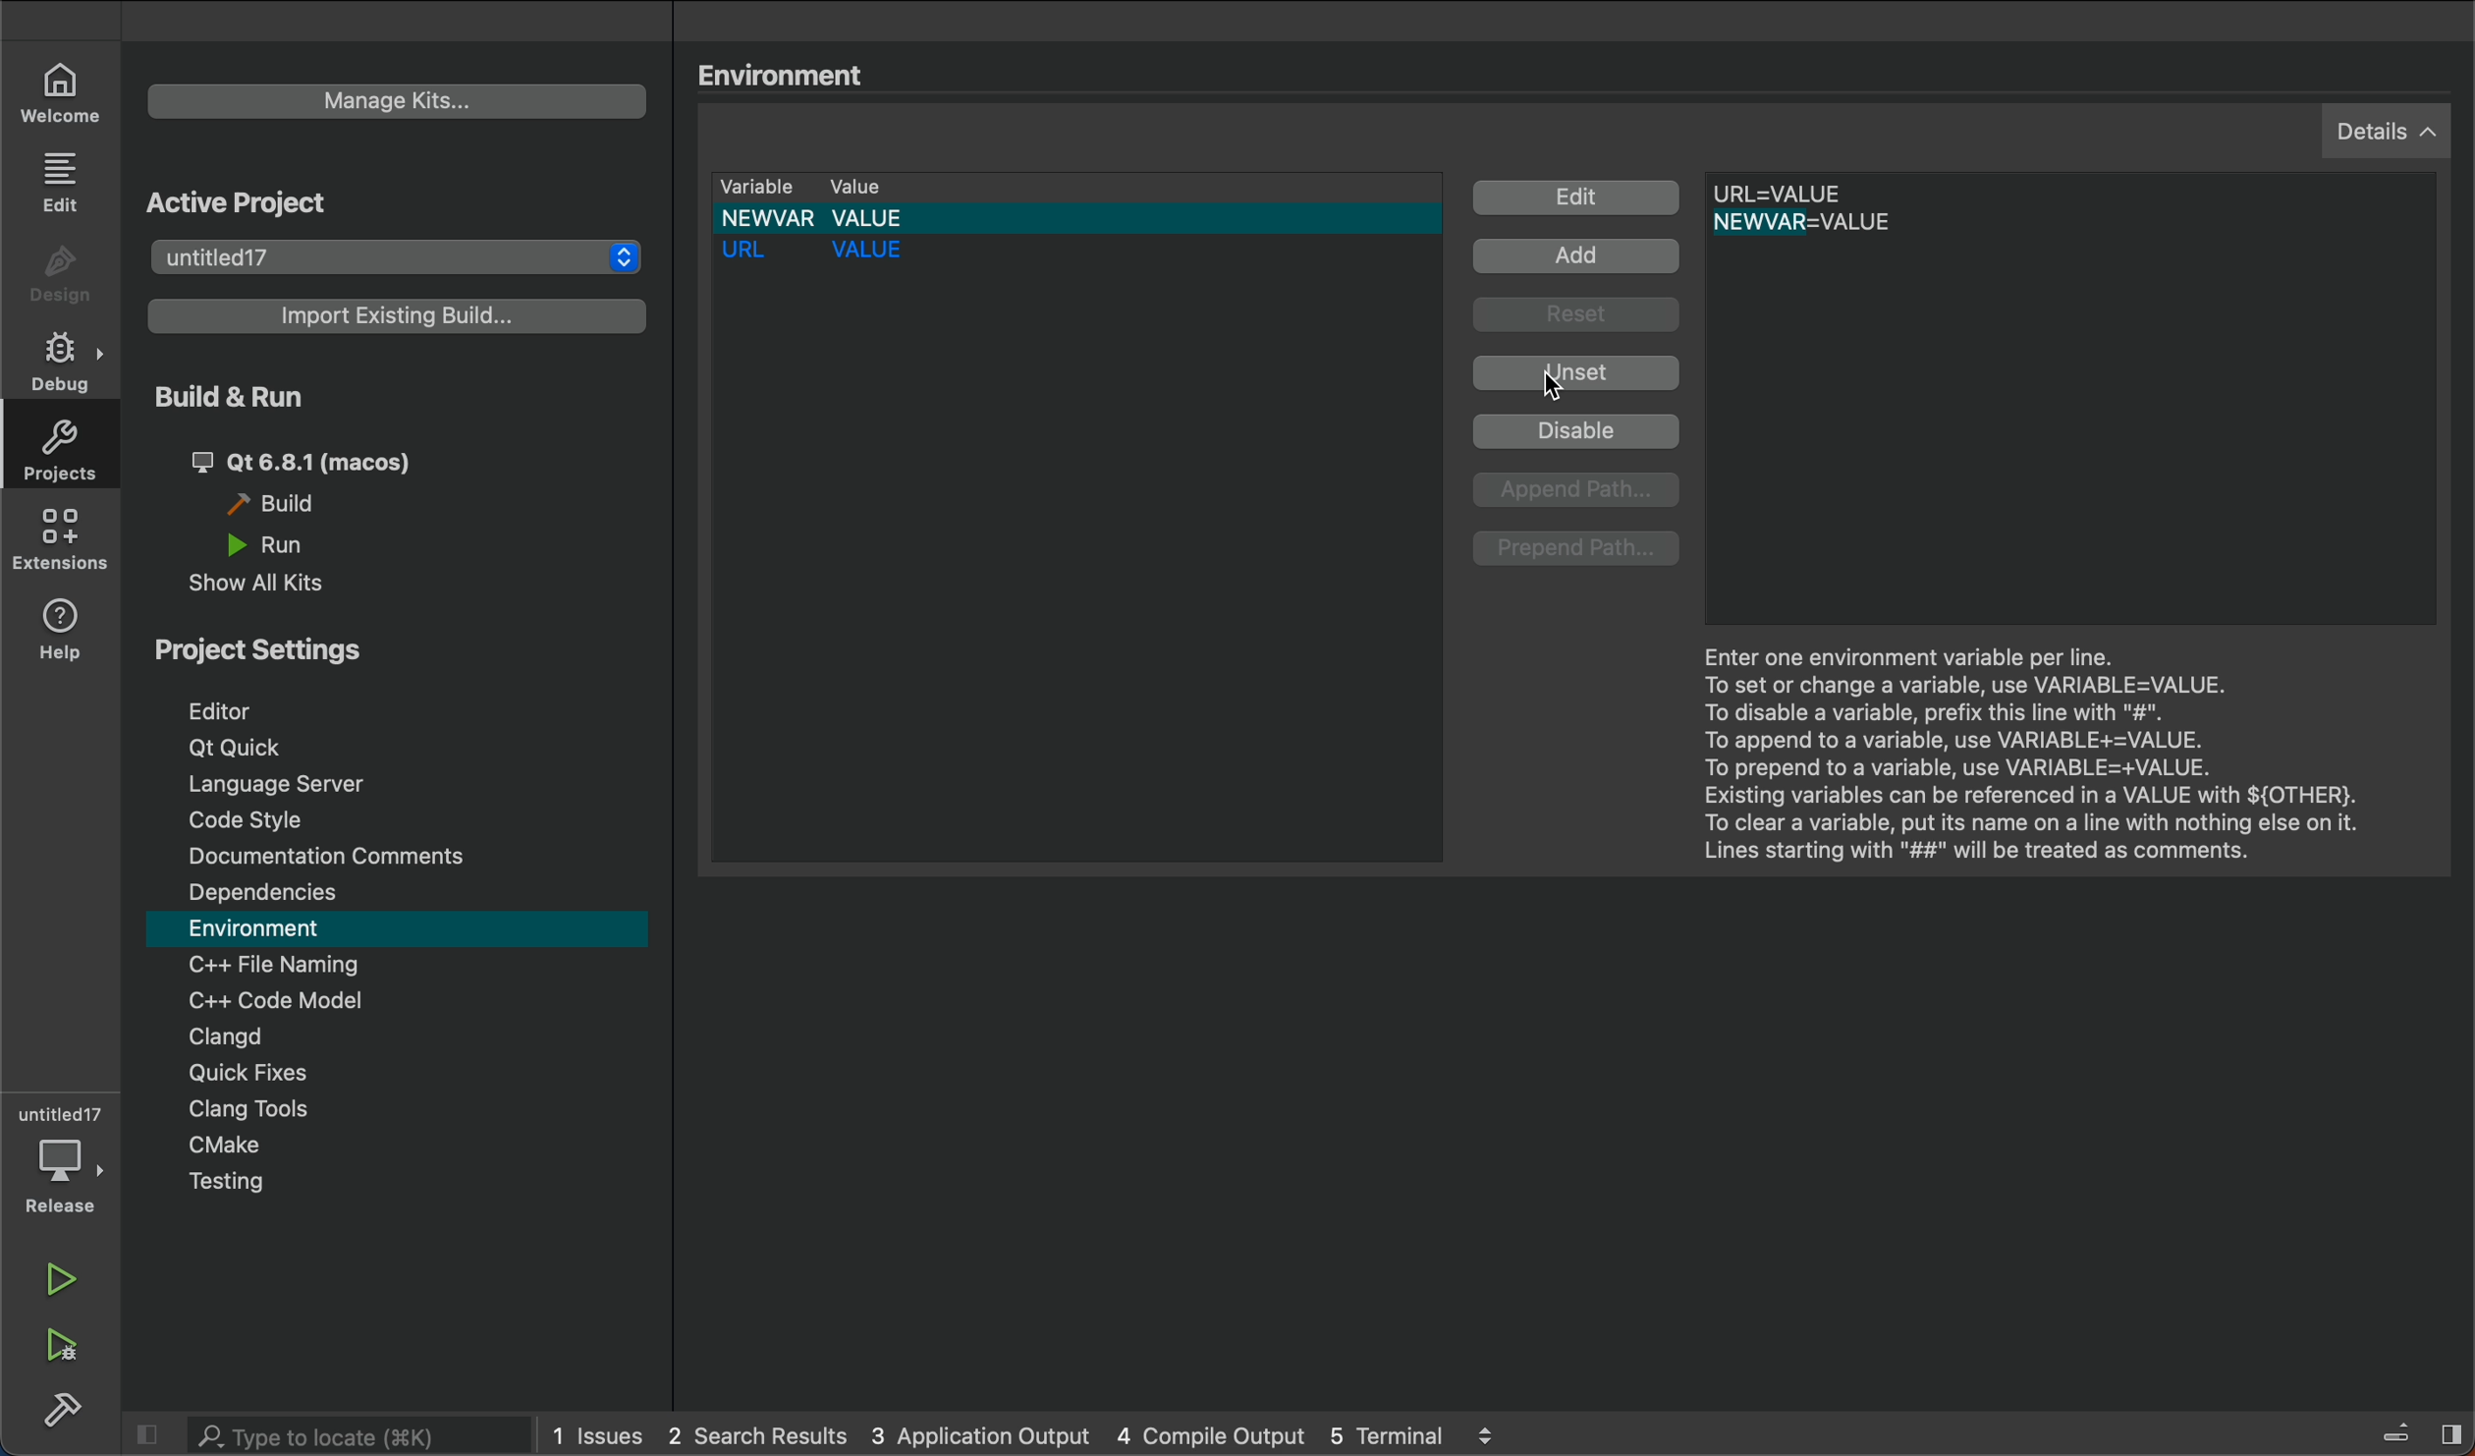 Image resolution: width=2475 pixels, height=1456 pixels. What do you see at coordinates (58, 86) in the screenshot?
I see `welcome` at bounding box center [58, 86].